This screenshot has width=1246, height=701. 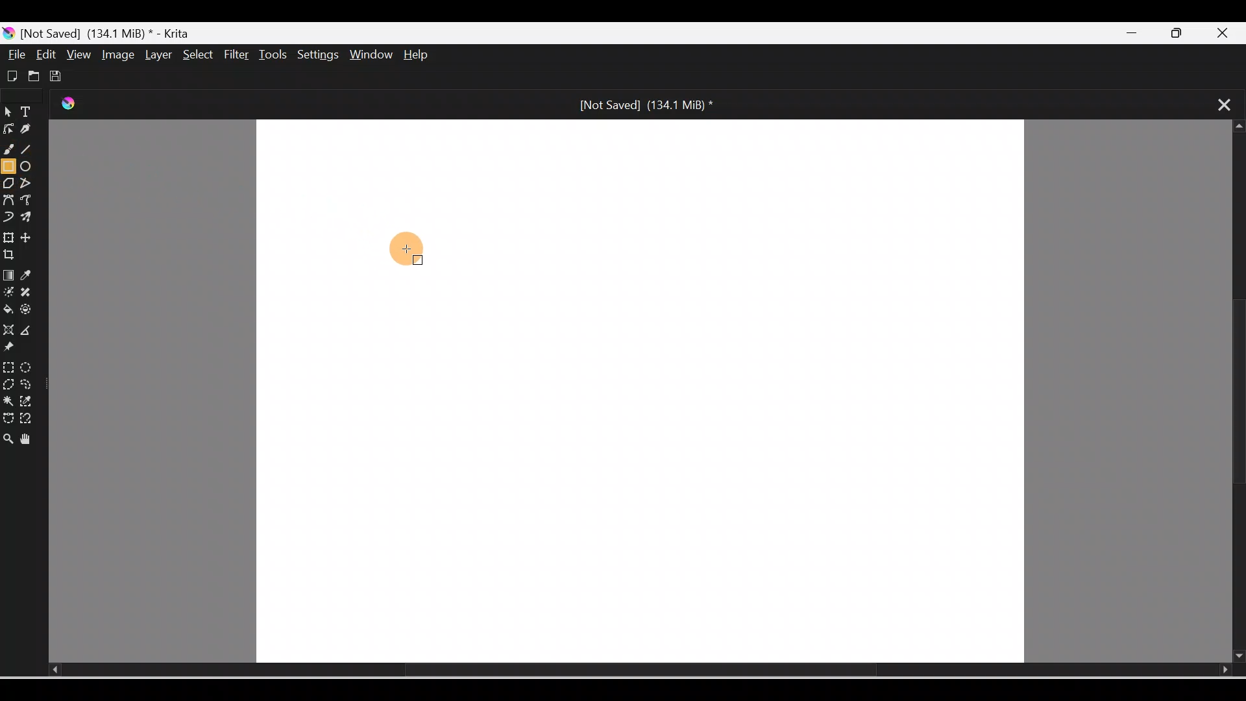 What do you see at coordinates (8, 365) in the screenshot?
I see `Rectangular selection tool` at bounding box center [8, 365].